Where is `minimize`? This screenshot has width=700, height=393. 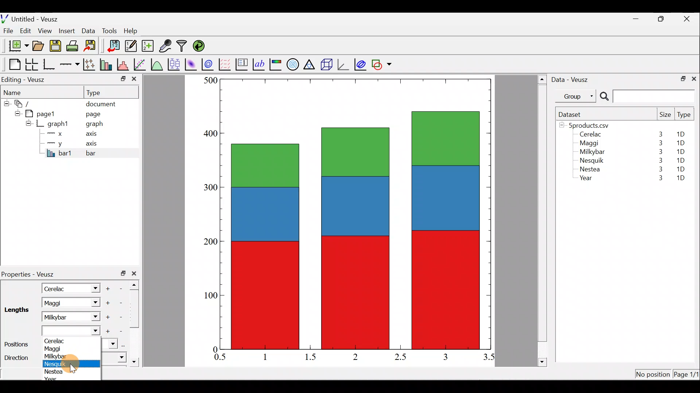
minimize is located at coordinates (122, 78).